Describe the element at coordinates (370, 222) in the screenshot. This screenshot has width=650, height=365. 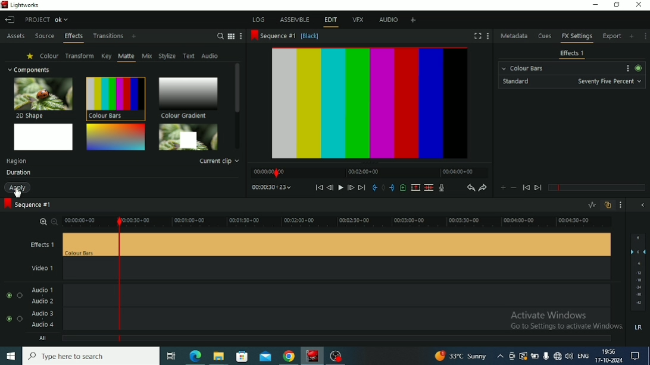
I see `Slider` at that location.